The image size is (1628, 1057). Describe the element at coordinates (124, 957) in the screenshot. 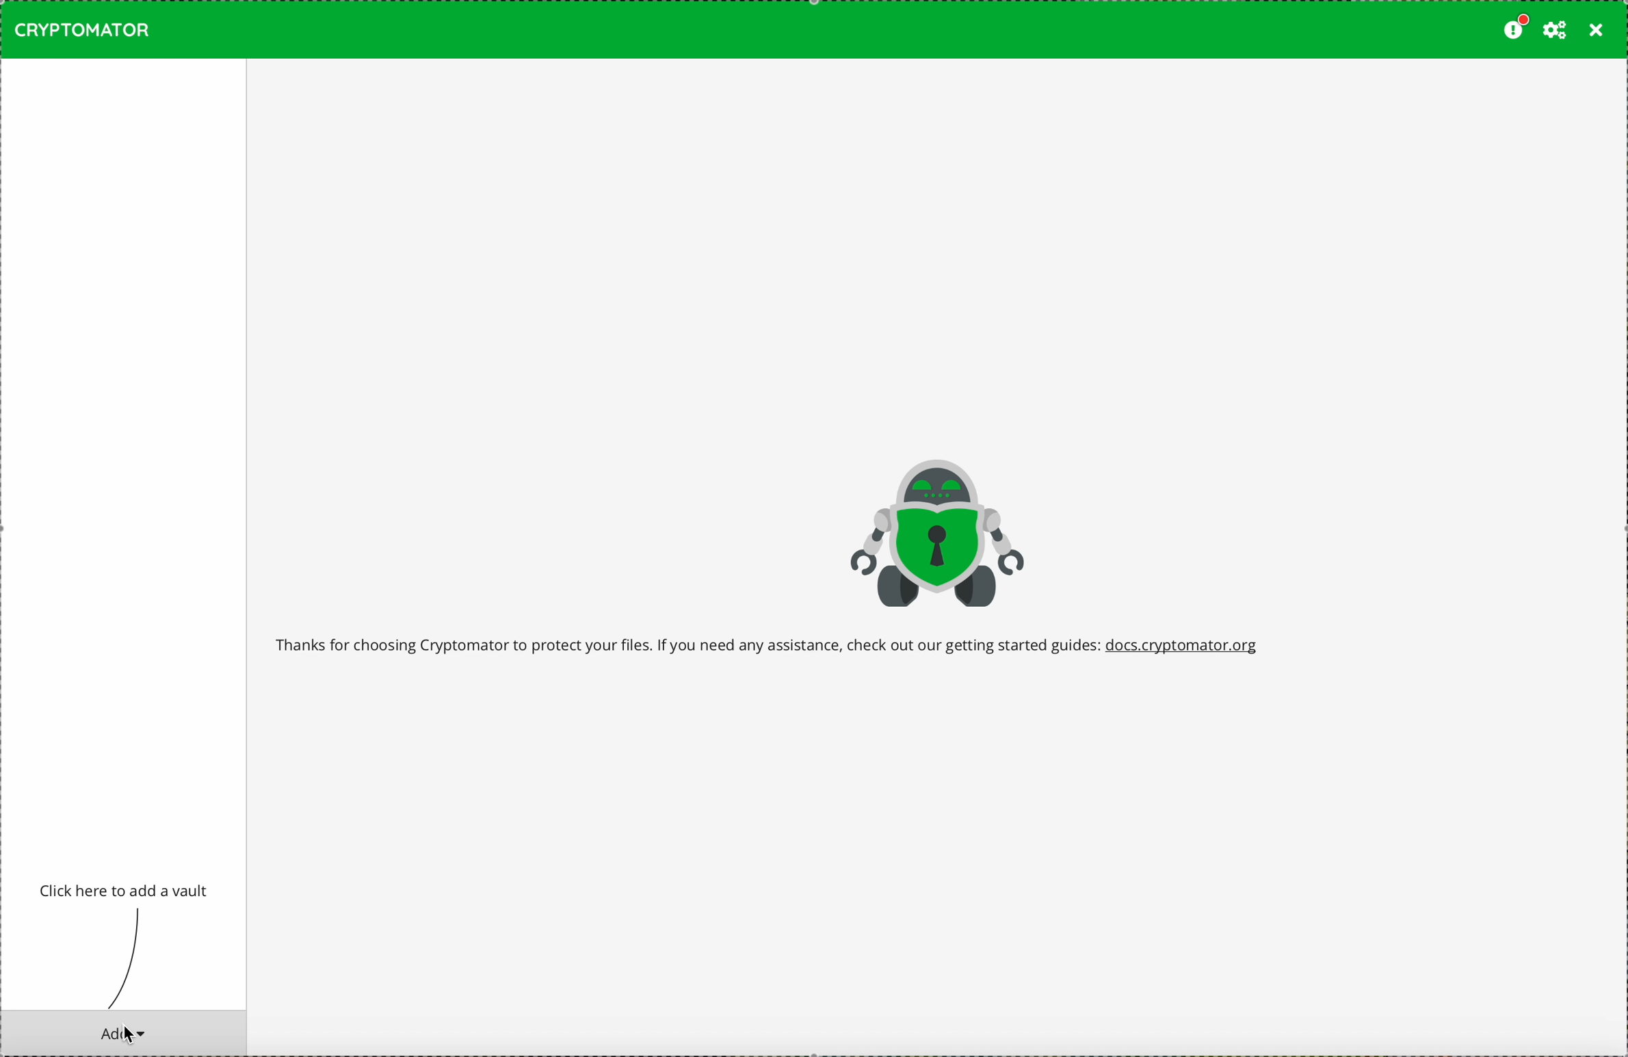

I see `line` at that location.